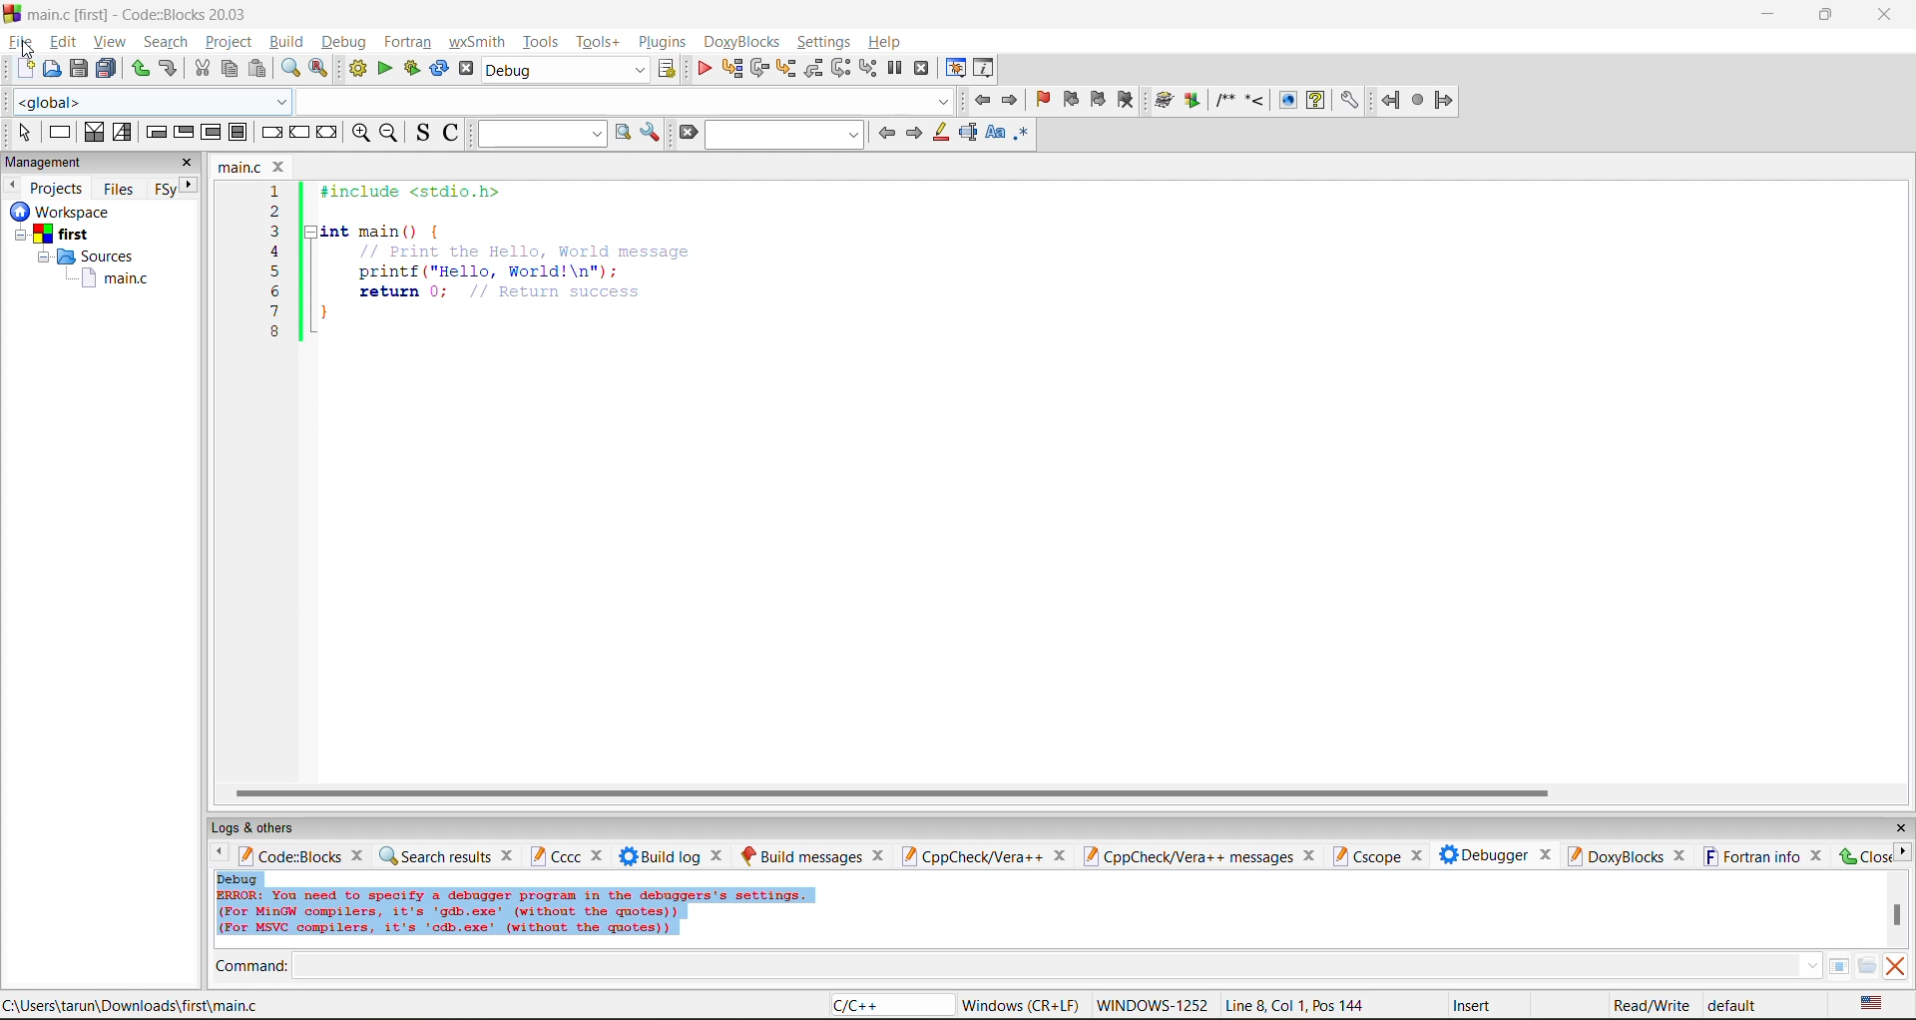  I want to click on use regex, so click(1021, 137).